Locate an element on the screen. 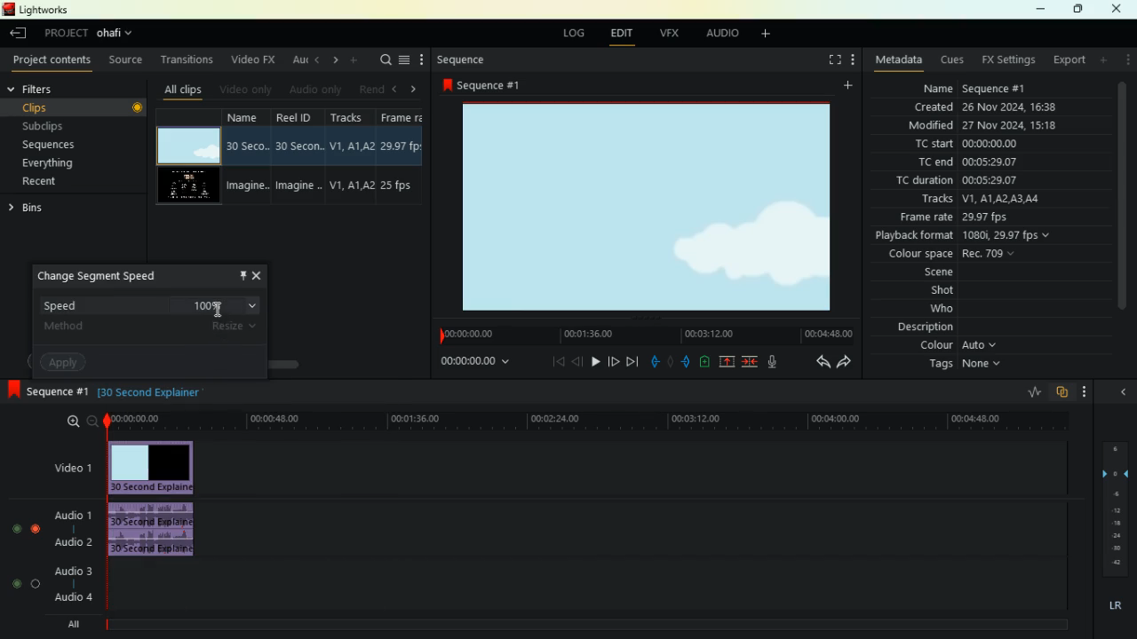 This screenshot has height=639, width=1137. button is located at coordinates (135, 107).